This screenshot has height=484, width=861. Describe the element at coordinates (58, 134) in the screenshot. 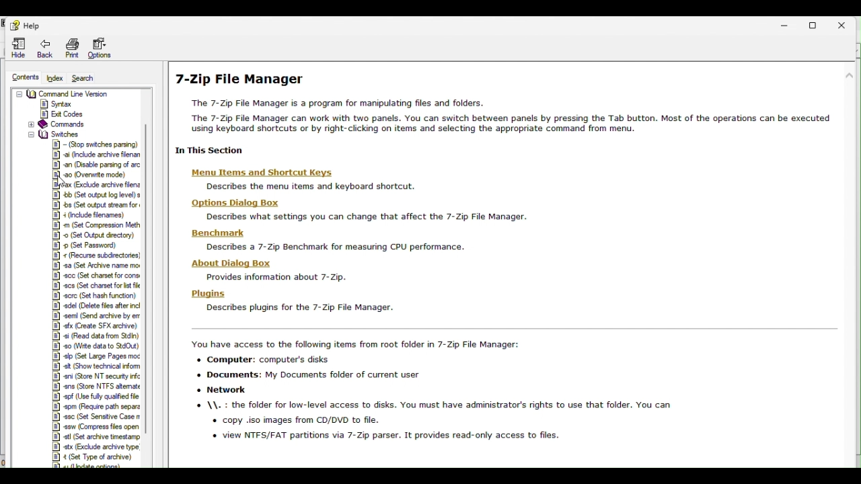

I see `switches` at that location.